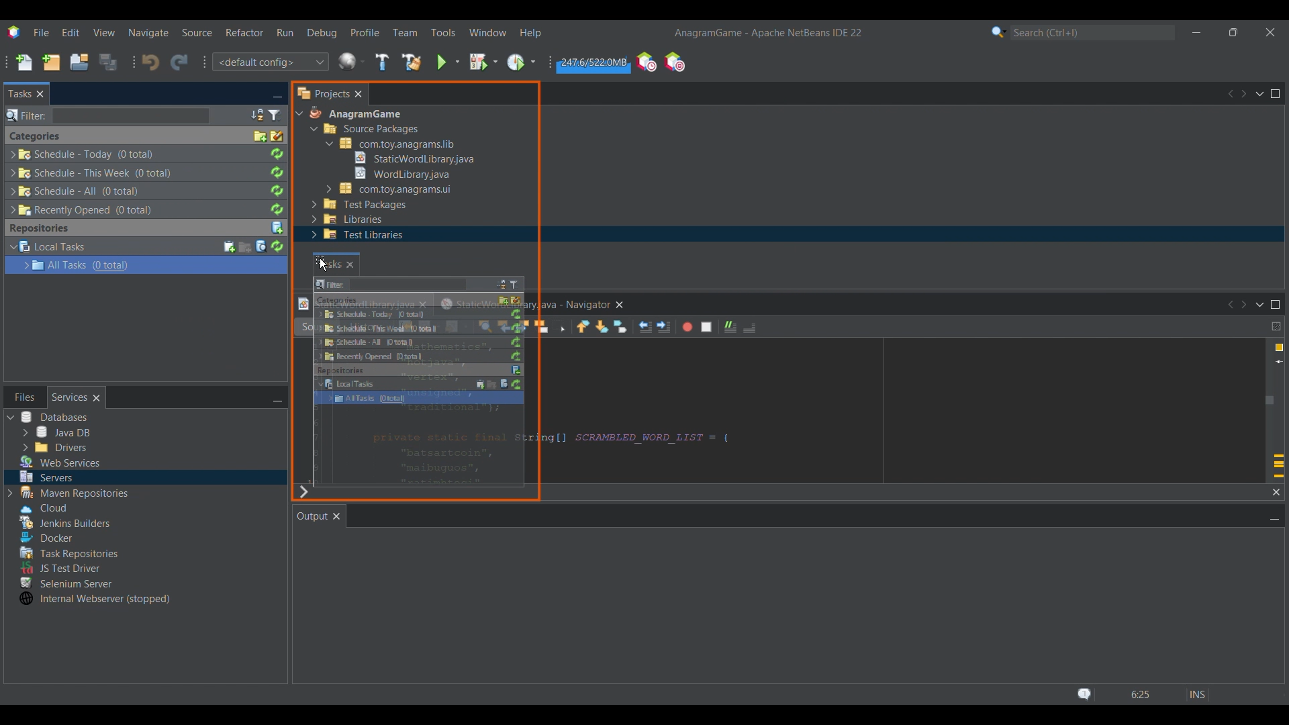 This screenshot has height=725, width=1289. What do you see at coordinates (40, 93) in the screenshot?
I see `Close` at bounding box center [40, 93].